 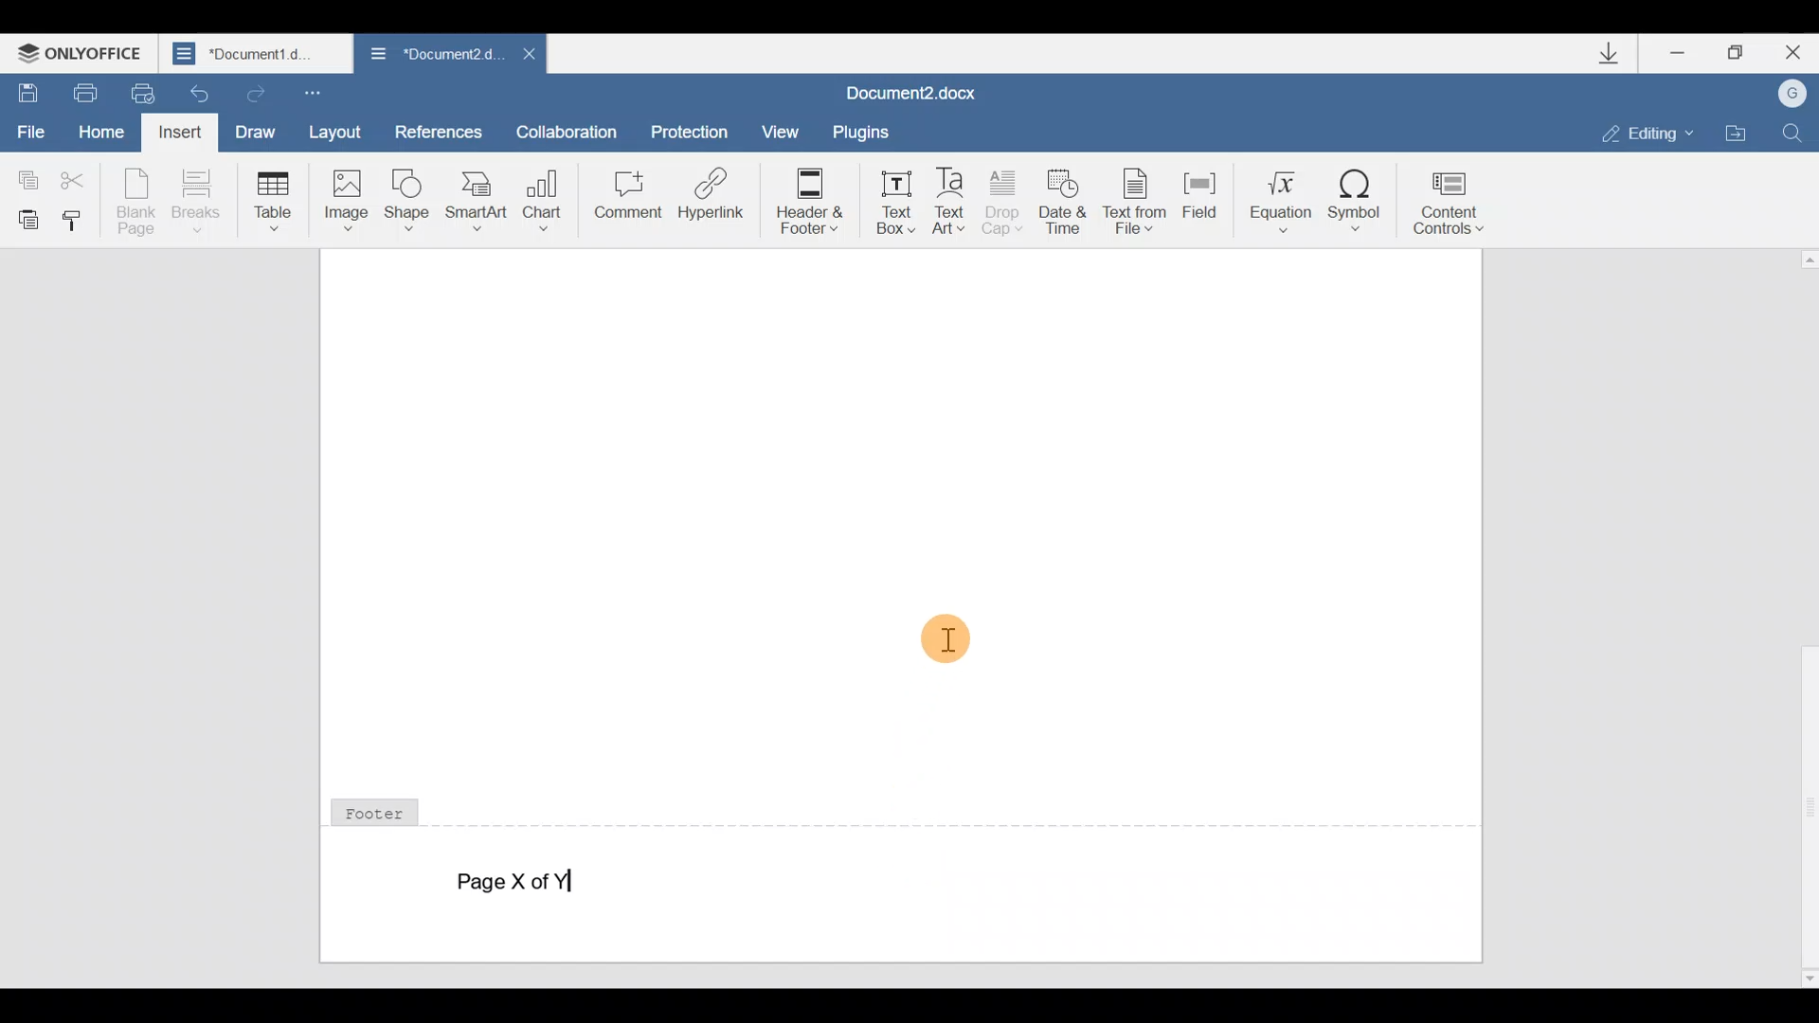 I want to click on File, so click(x=32, y=133).